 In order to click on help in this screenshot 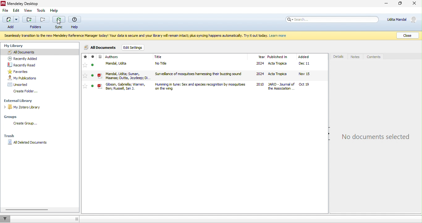, I will do `click(55, 11)`.